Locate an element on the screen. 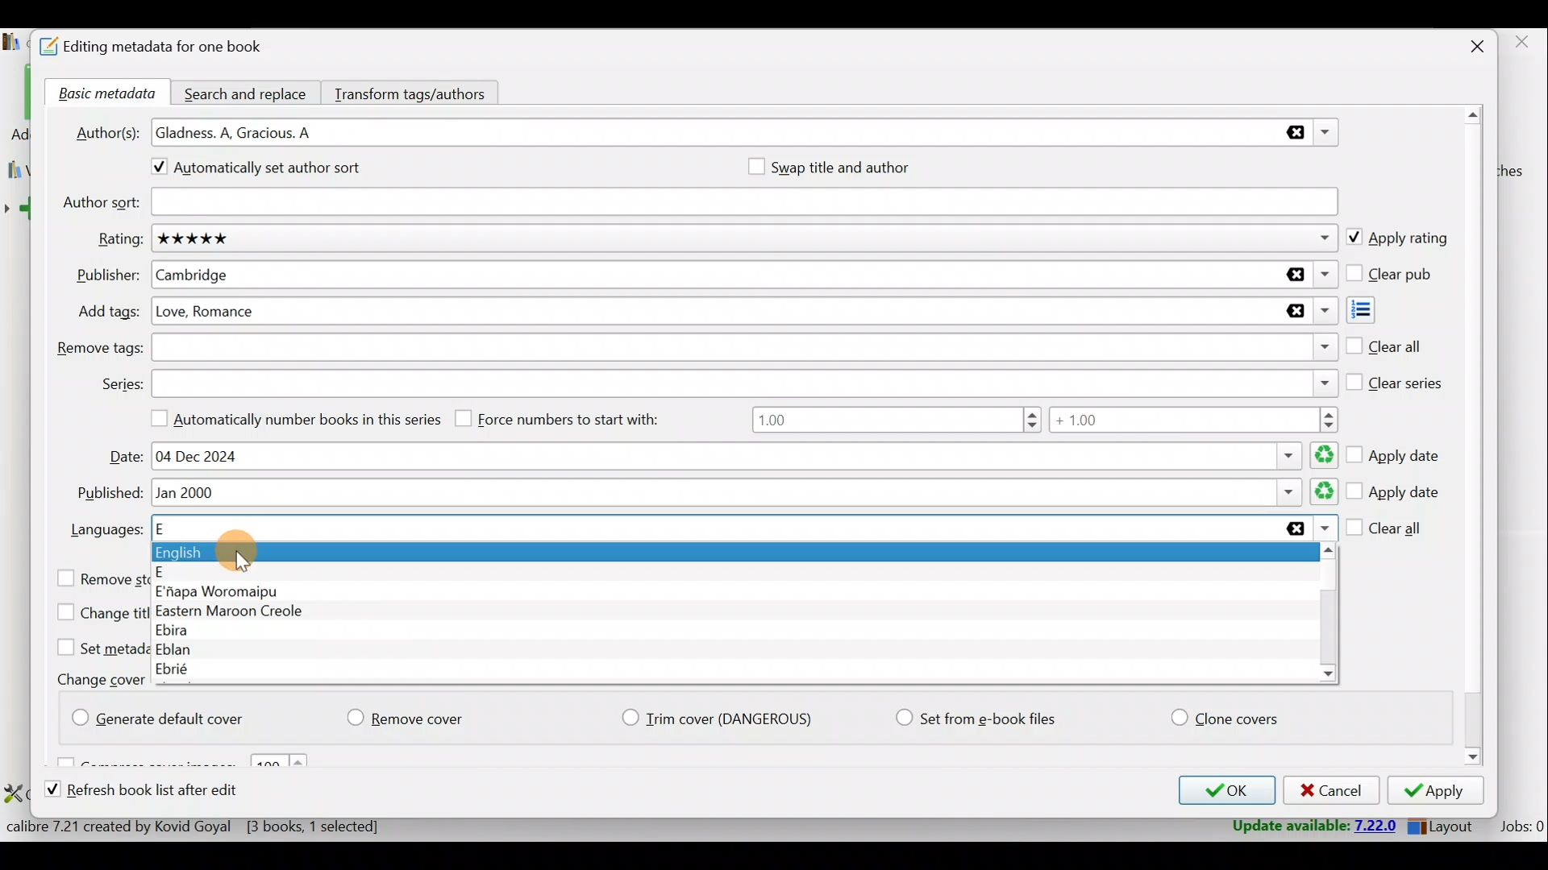  Clear all is located at coordinates (1387, 532).